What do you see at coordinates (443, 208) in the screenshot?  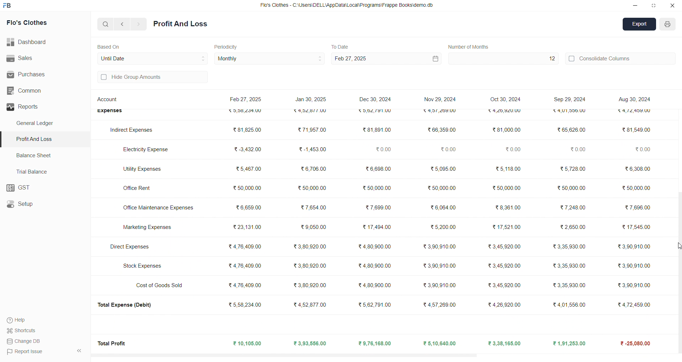 I see `₹6,064.00` at bounding box center [443, 208].